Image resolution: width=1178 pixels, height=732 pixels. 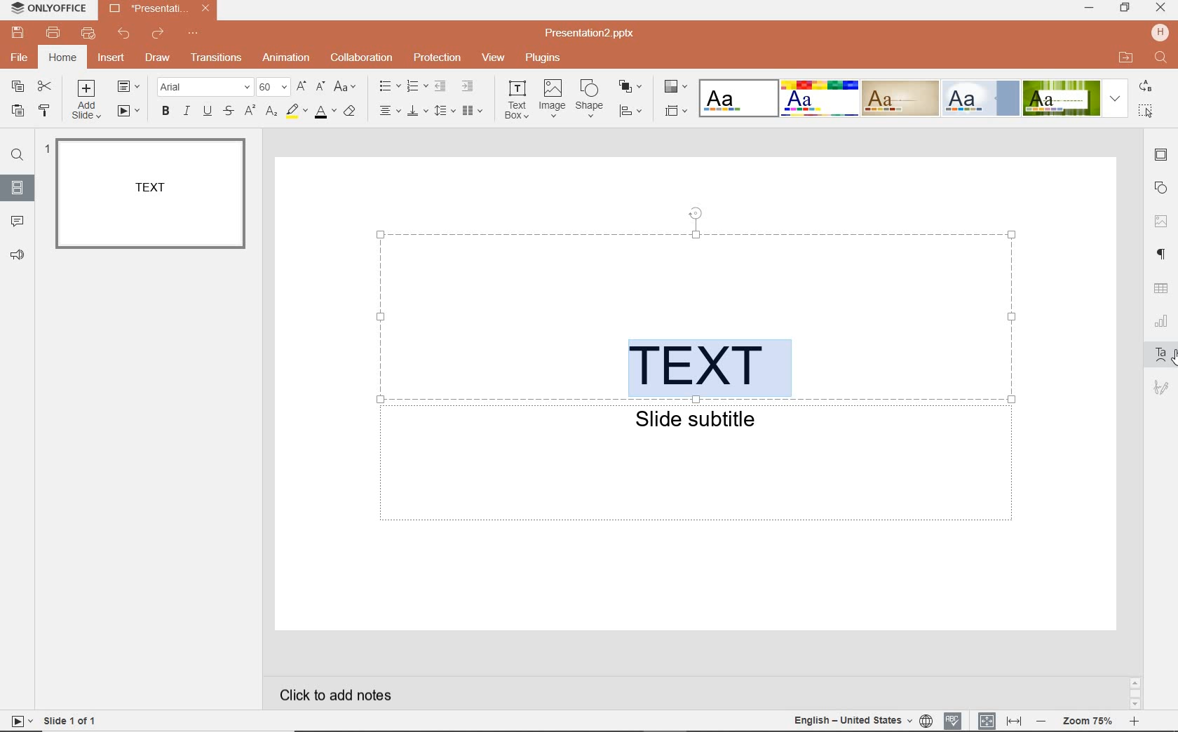 What do you see at coordinates (192, 36) in the screenshot?
I see `CUSTOMIZE QUICK ACCESS TOOLBAR` at bounding box center [192, 36].